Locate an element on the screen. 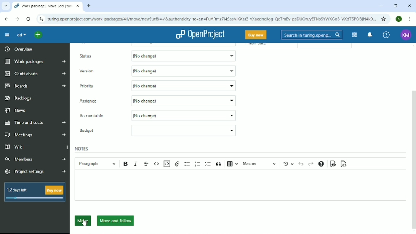 Image resolution: width=416 pixels, height=234 pixels. Insert code snippet is located at coordinates (166, 163).